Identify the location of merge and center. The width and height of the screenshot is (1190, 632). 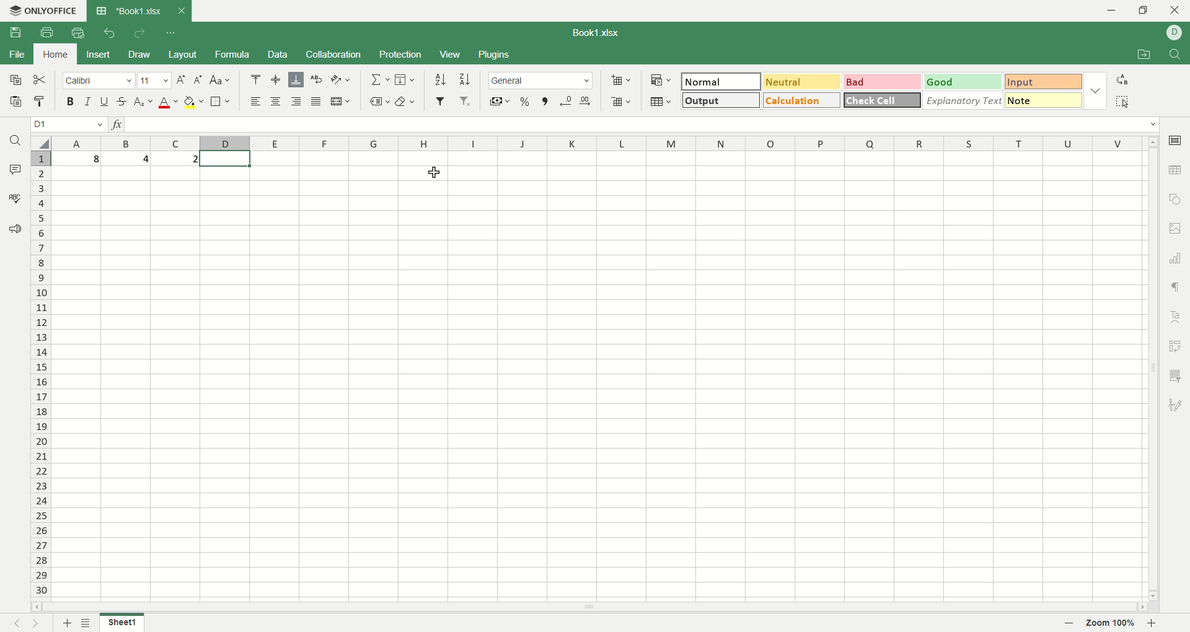
(342, 102).